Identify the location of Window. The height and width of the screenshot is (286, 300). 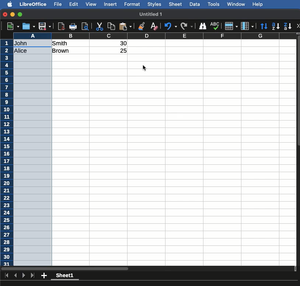
(237, 4).